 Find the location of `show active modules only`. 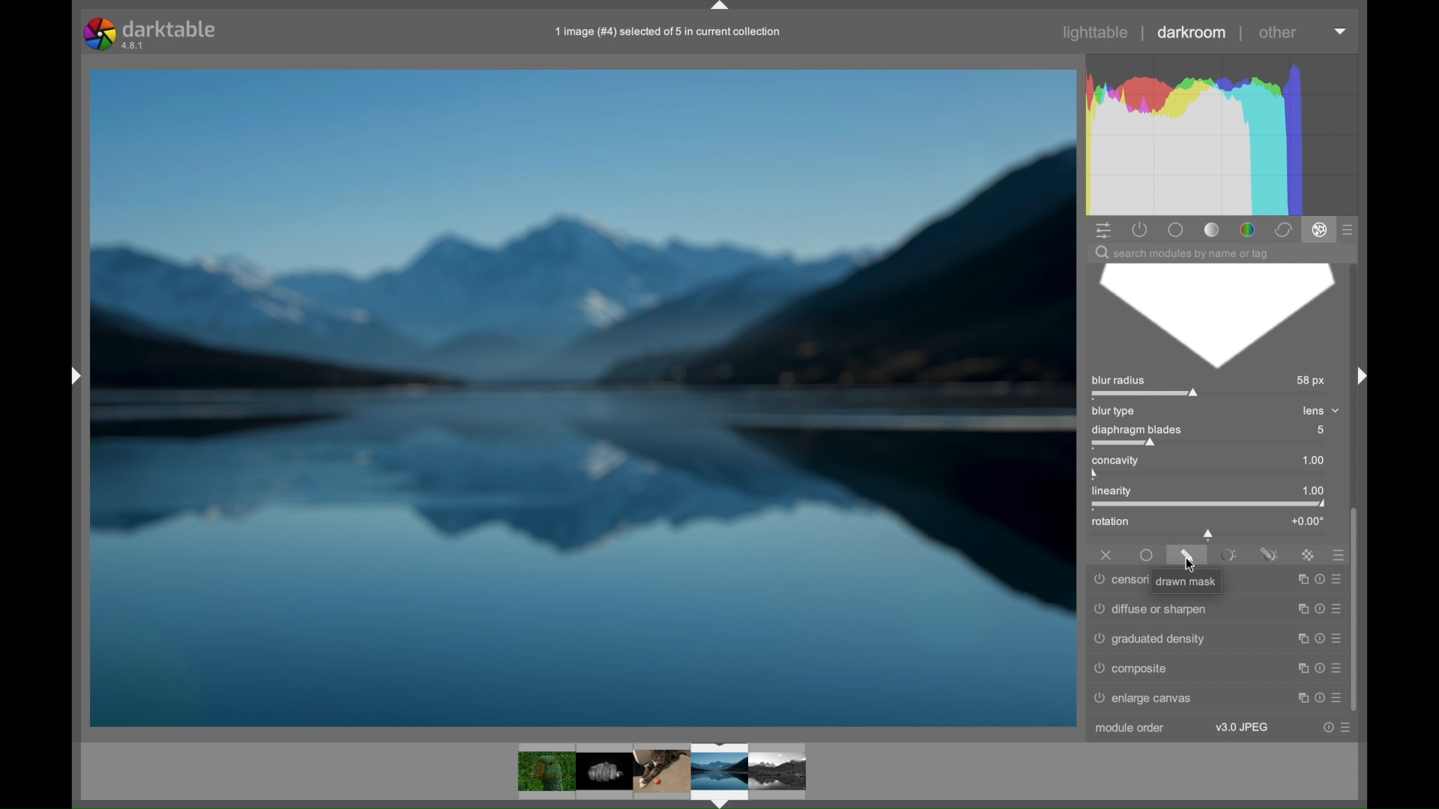

show active modules only is located at coordinates (1139, 229).